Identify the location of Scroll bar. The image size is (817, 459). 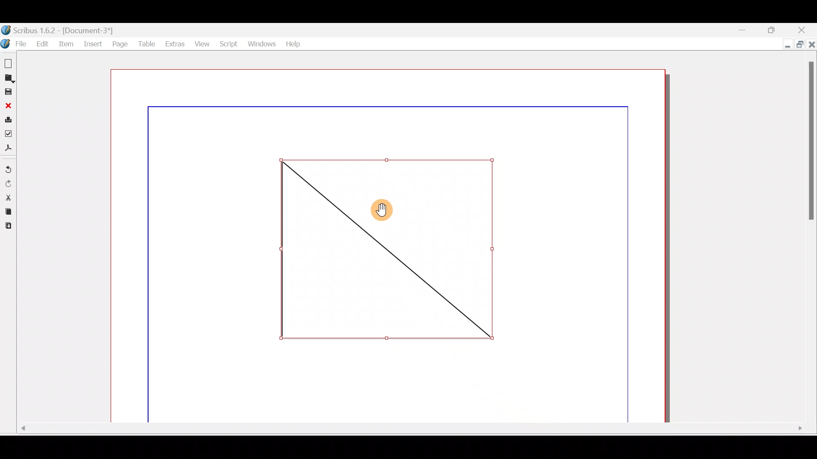
(811, 239).